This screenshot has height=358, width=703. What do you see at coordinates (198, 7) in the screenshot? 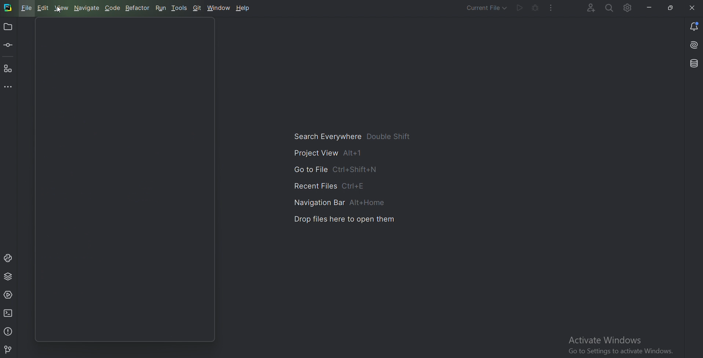
I see `Git` at bounding box center [198, 7].